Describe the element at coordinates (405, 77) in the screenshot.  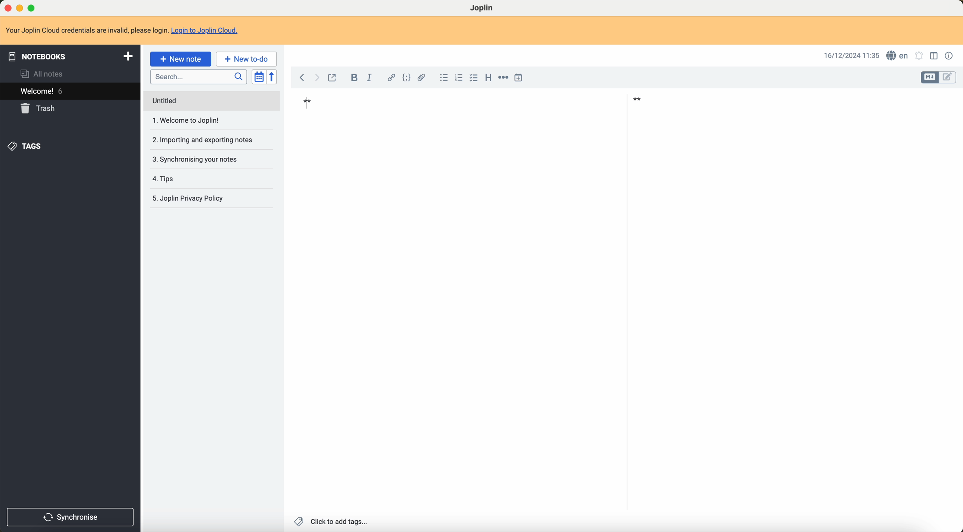
I see `code` at that location.